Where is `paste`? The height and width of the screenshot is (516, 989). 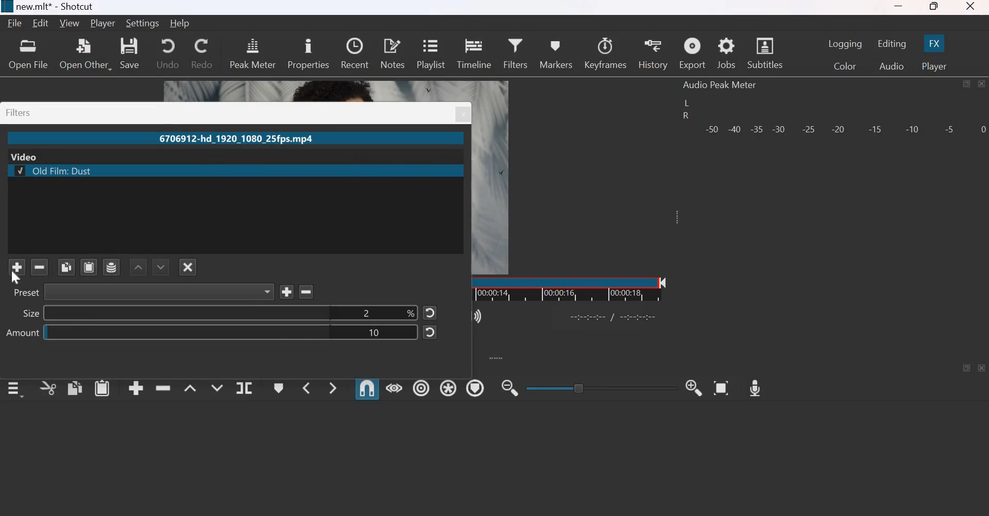
paste is located at coordinates (102, 388).